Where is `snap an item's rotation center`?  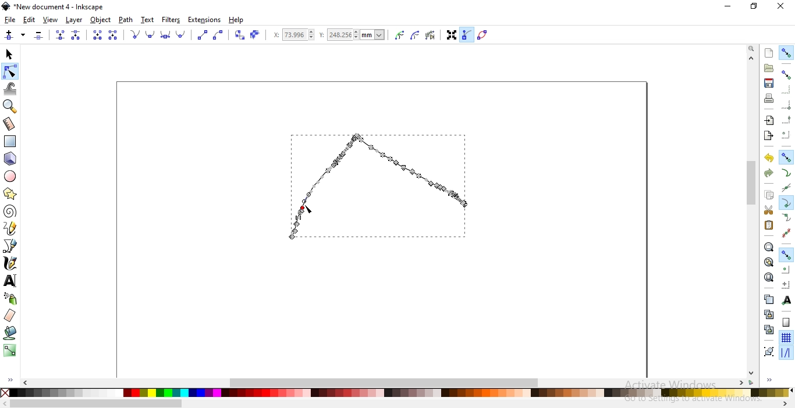
snap an item's rotation center is located at coordinates (786, 284).